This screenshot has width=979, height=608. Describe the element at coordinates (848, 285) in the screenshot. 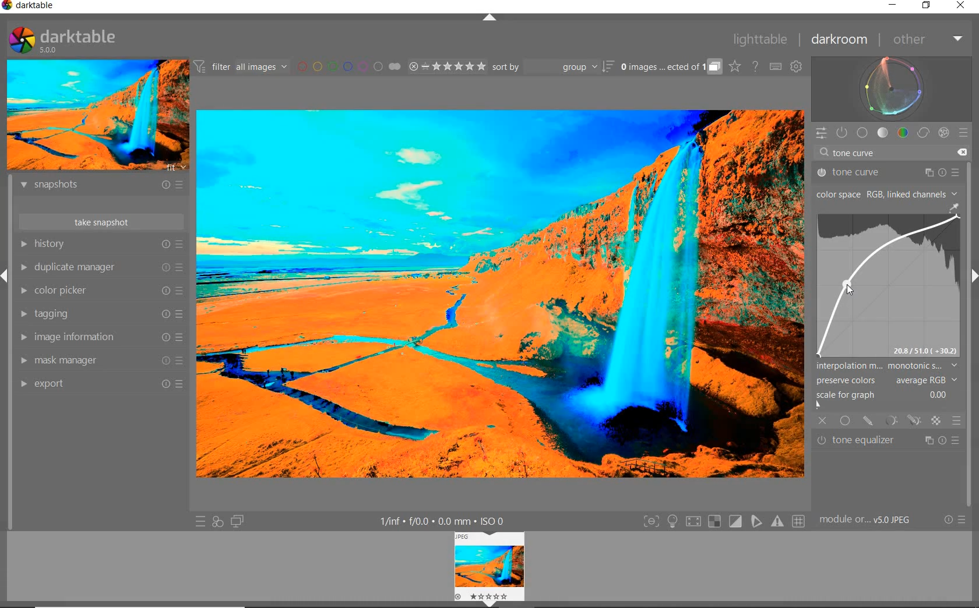

I see `CURSOR` at that location.